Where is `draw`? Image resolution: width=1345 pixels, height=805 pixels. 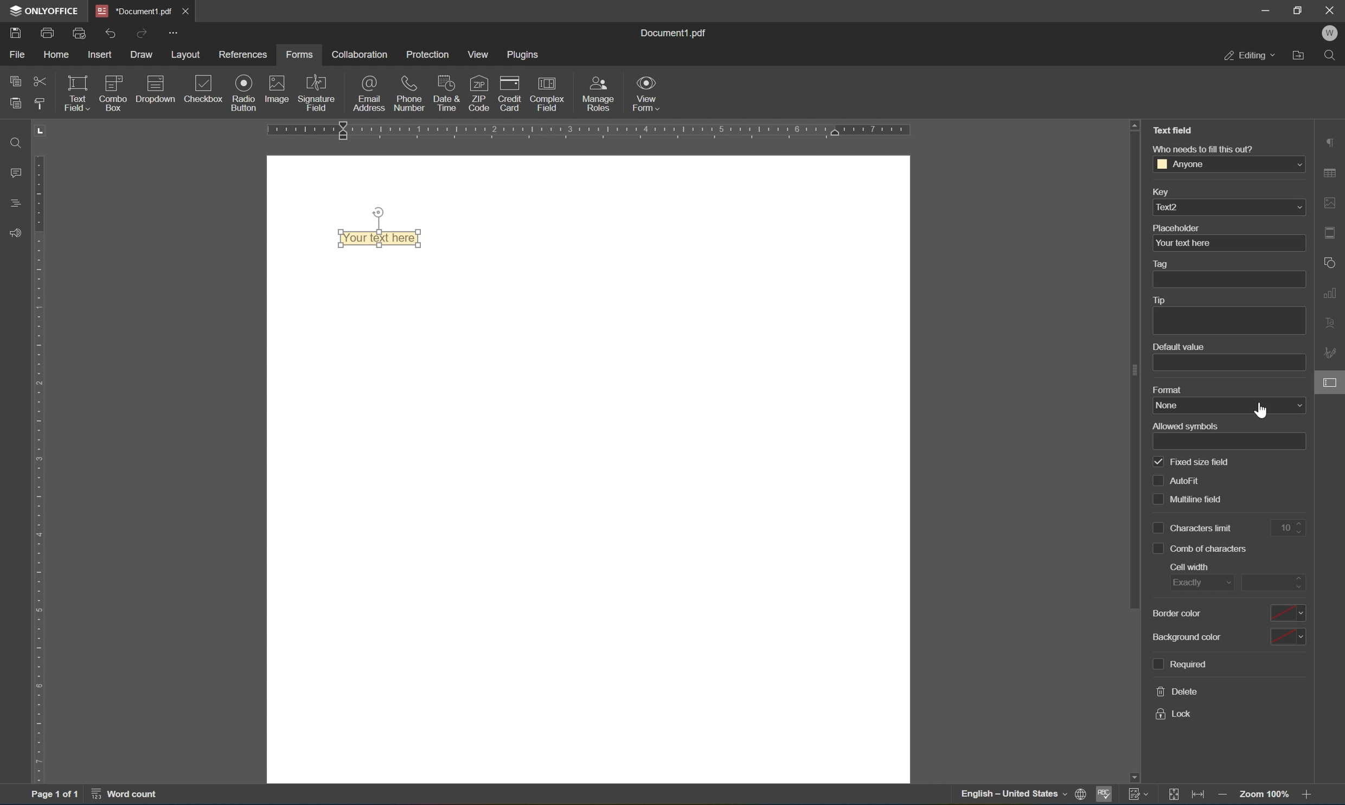 draw is located at coordinates (143, 56).